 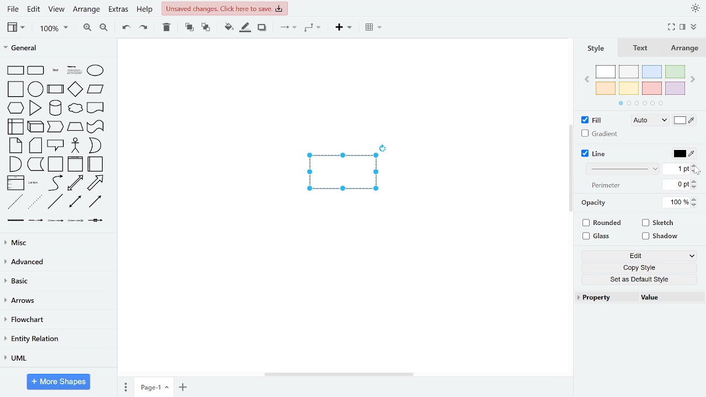 I want to click on basic, so click(x=56, y=282).